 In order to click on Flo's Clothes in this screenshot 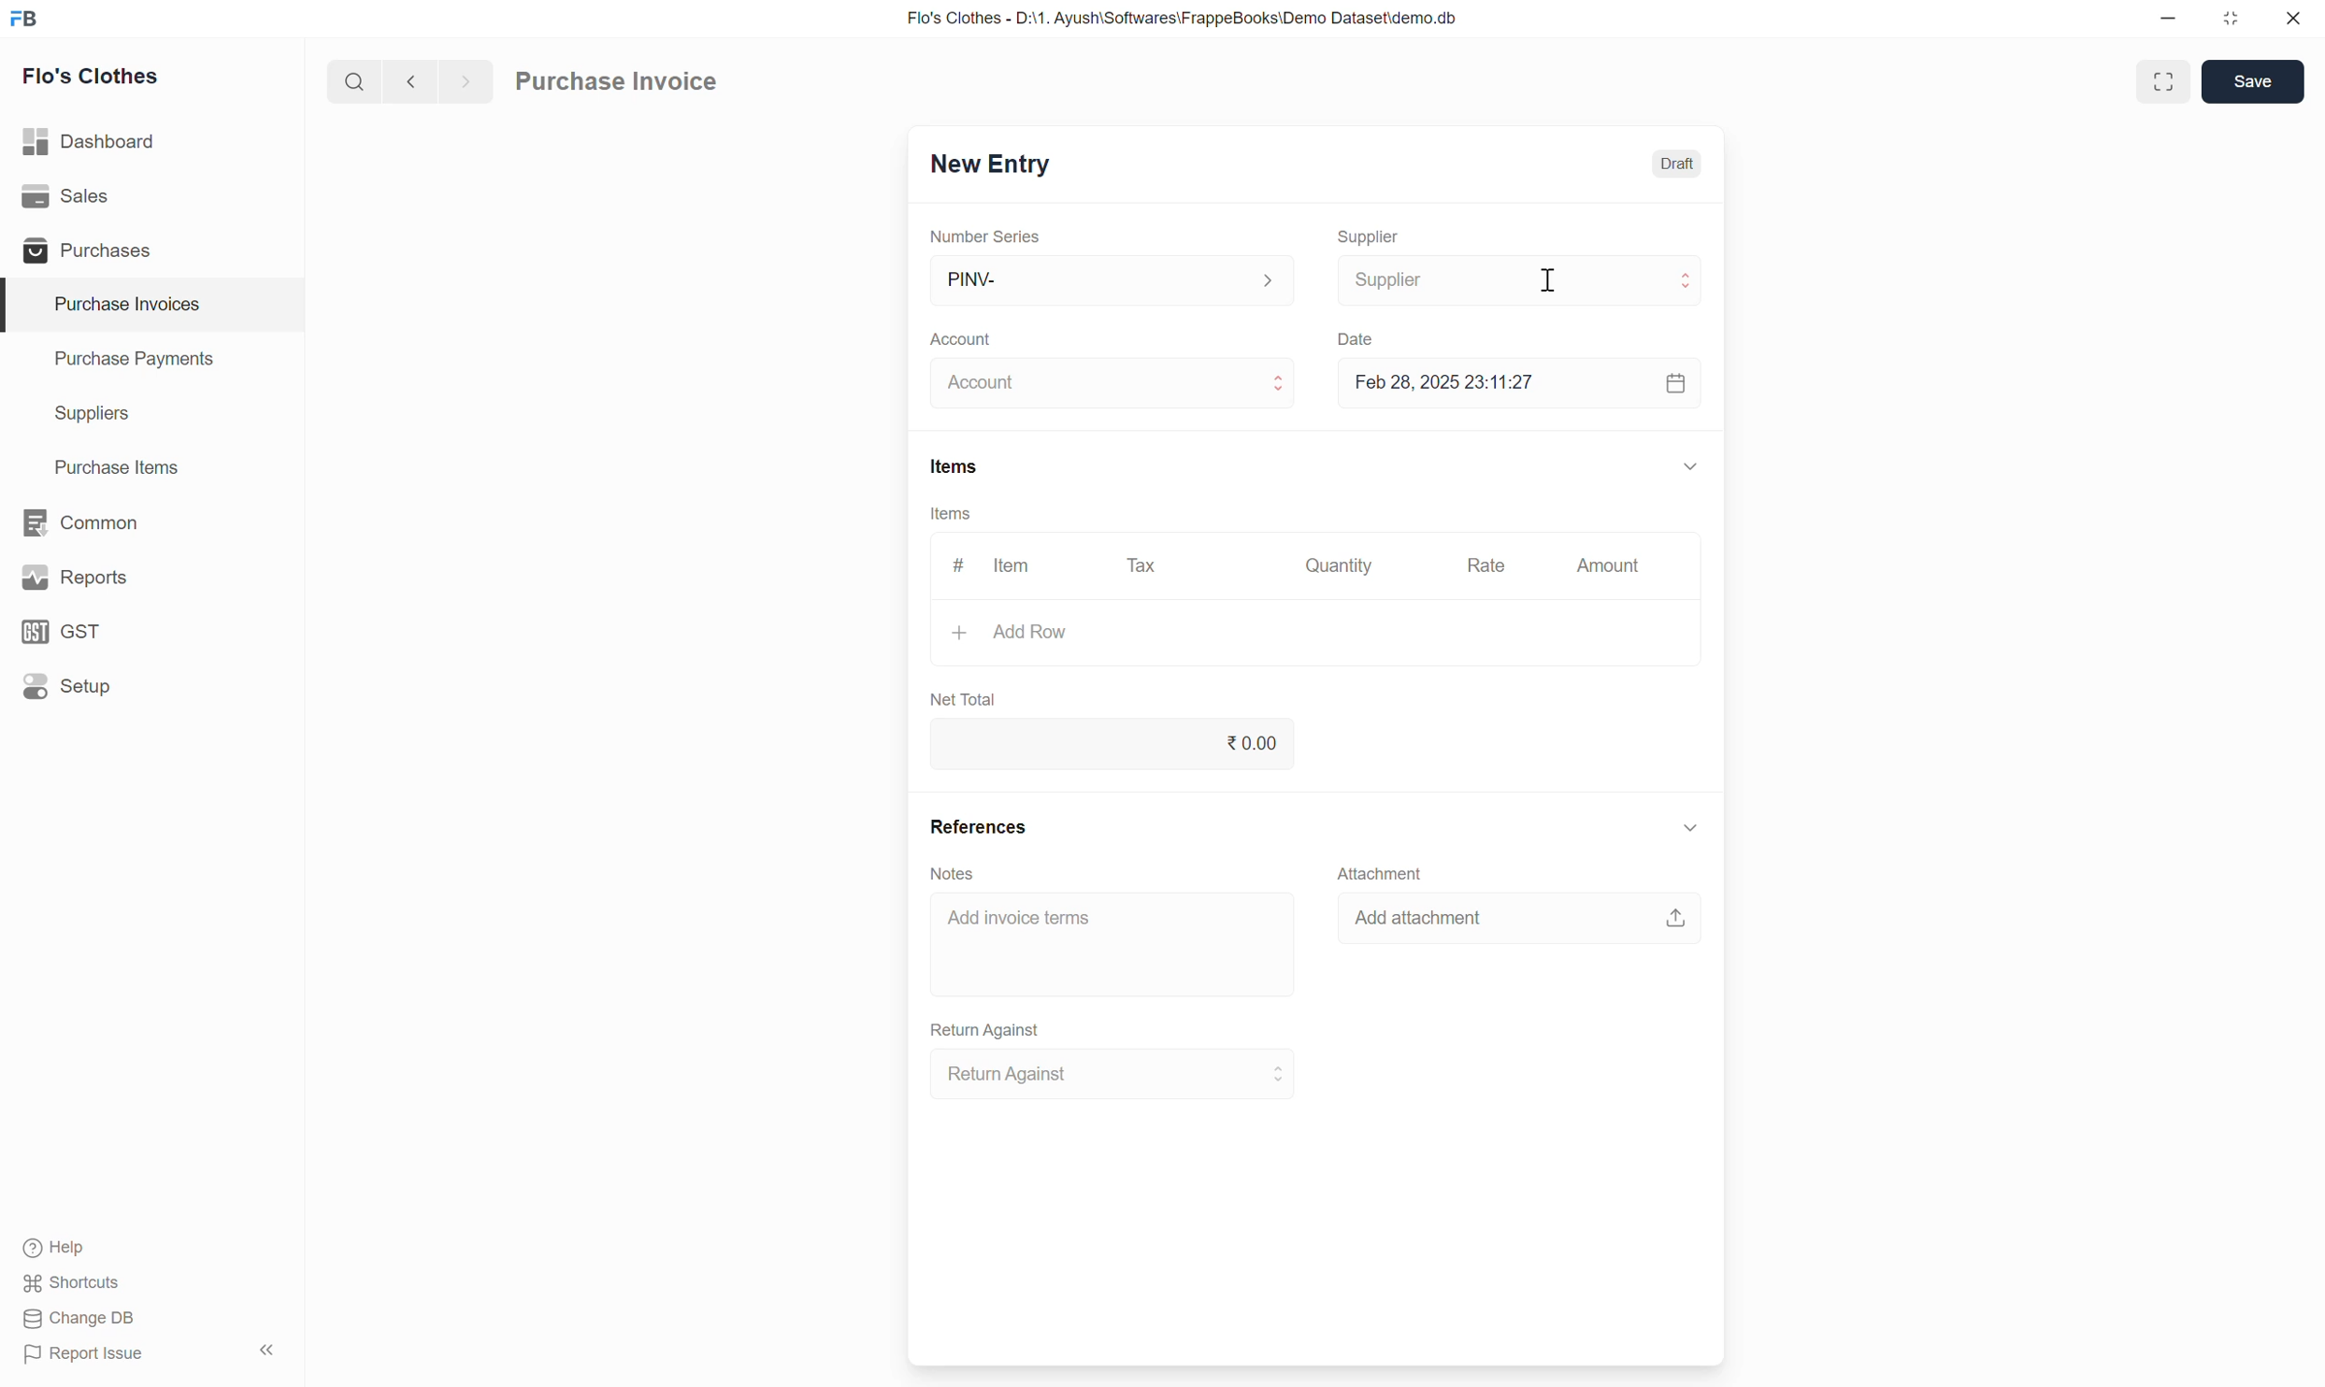, I will do `click(92, 76)`.